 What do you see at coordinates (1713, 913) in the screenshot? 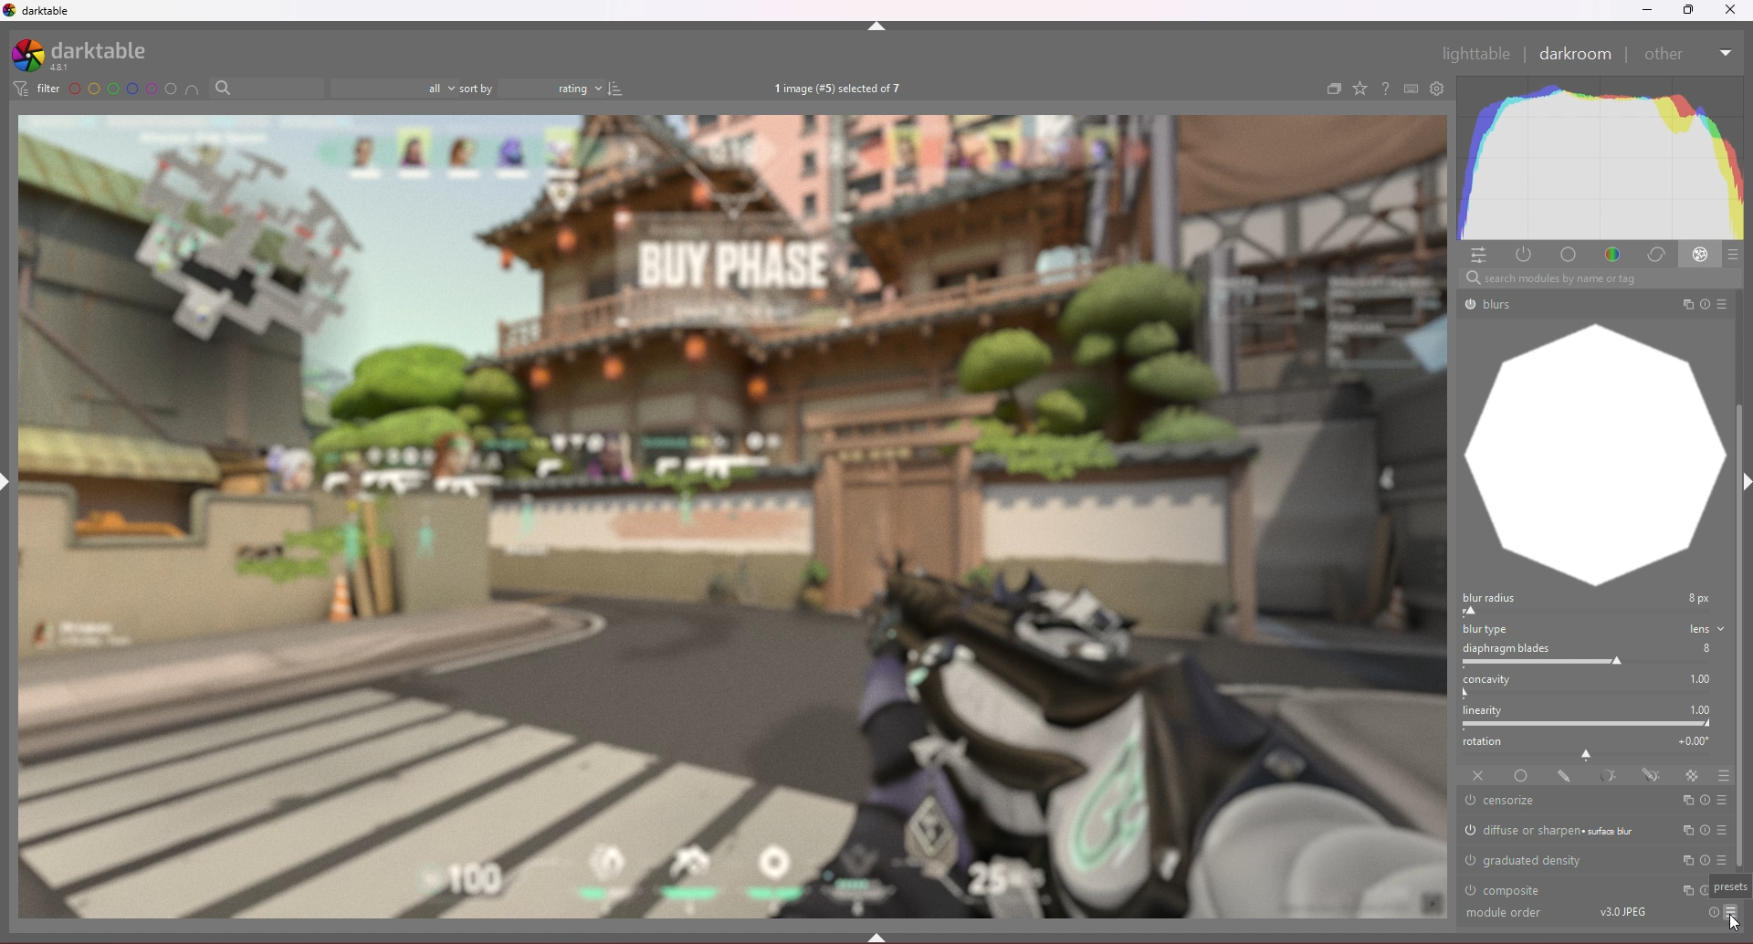
I see `` at bounding box center [1713, 913].